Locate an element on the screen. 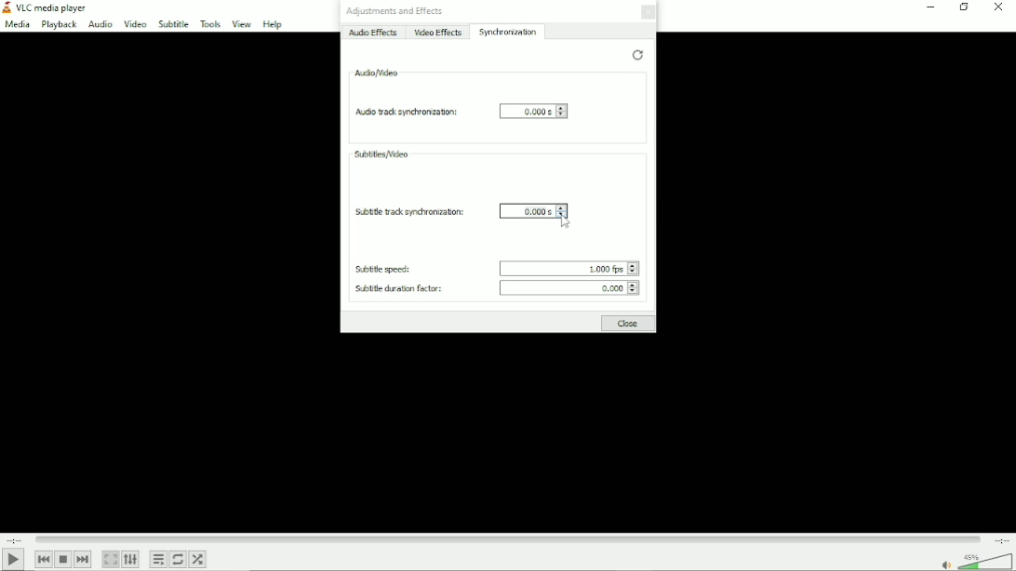 This screenshot has width=1016, height=571. Tools is located at coordinates (209, 23).